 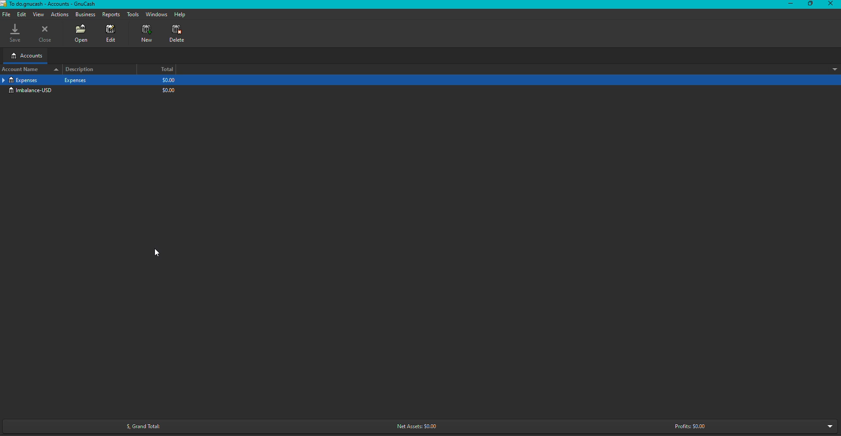 What do you see at coordinates (86, 15) in the screenshot?
I see `Business` at bounding box center [86, 15].